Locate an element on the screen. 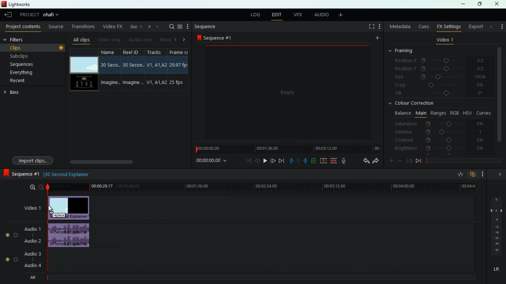  more is located at coordinates (342, 15).